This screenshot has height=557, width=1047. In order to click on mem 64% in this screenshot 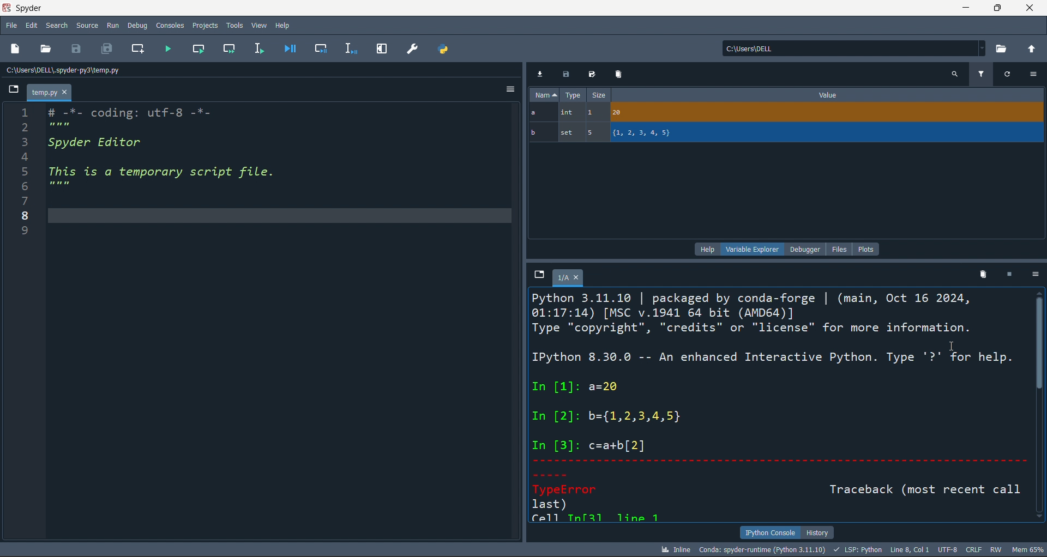, I will do `click(1026, 549)`.